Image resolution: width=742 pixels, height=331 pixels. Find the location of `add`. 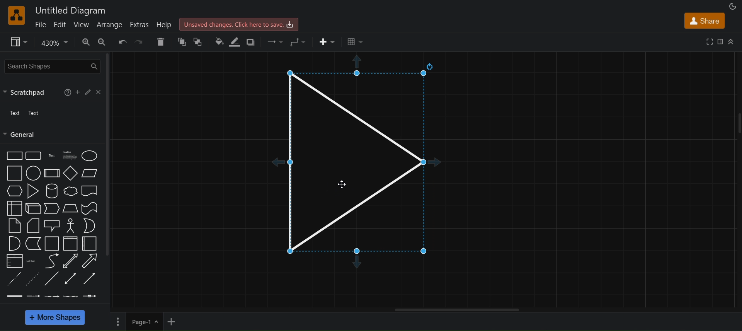

add is located at coordinates (78, 91).